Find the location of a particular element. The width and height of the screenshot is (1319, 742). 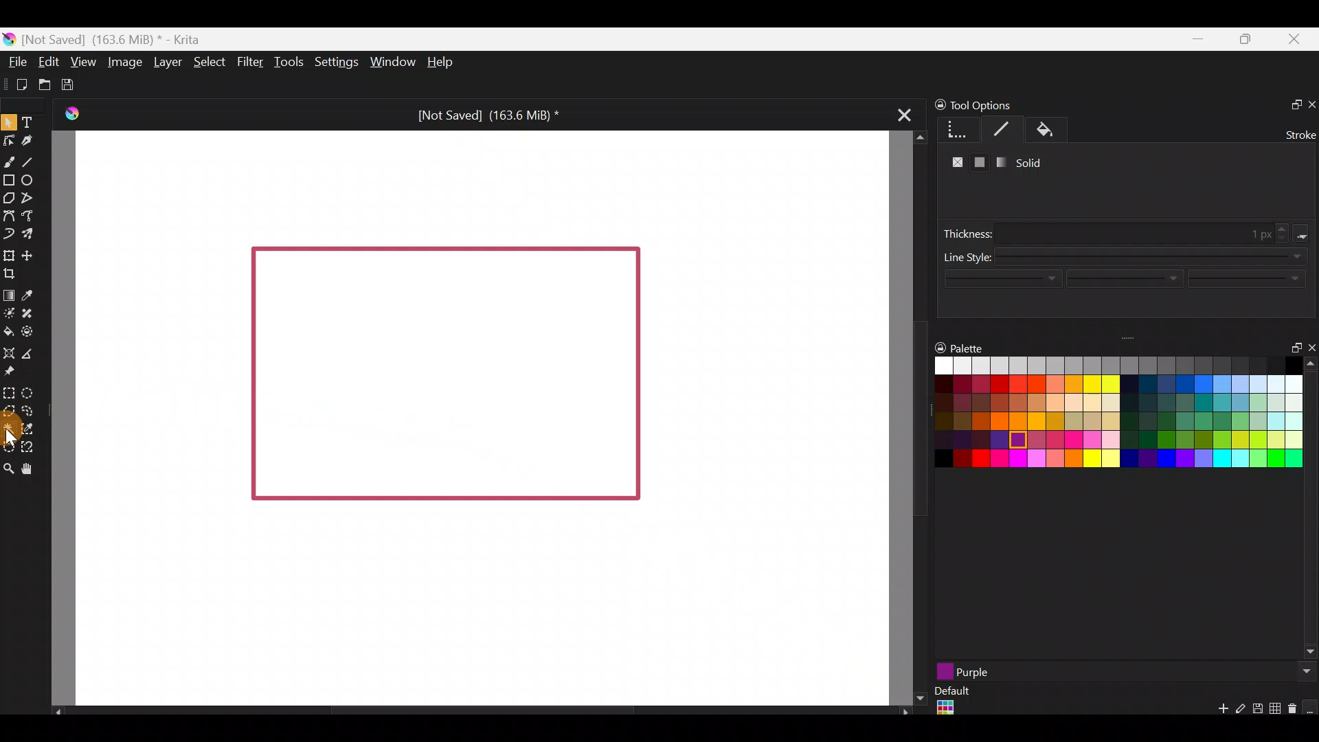

Window is located at coordinates (391, 61).